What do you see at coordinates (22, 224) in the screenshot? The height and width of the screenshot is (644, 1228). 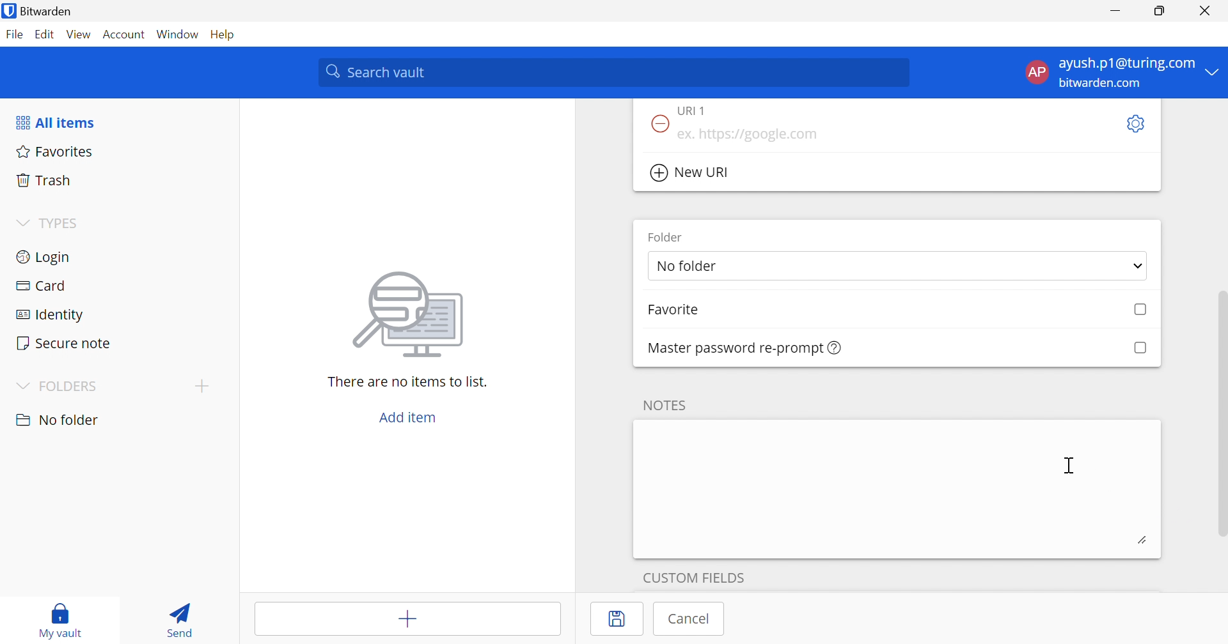 I see `Drop Down` at bounding box center [22, 224].